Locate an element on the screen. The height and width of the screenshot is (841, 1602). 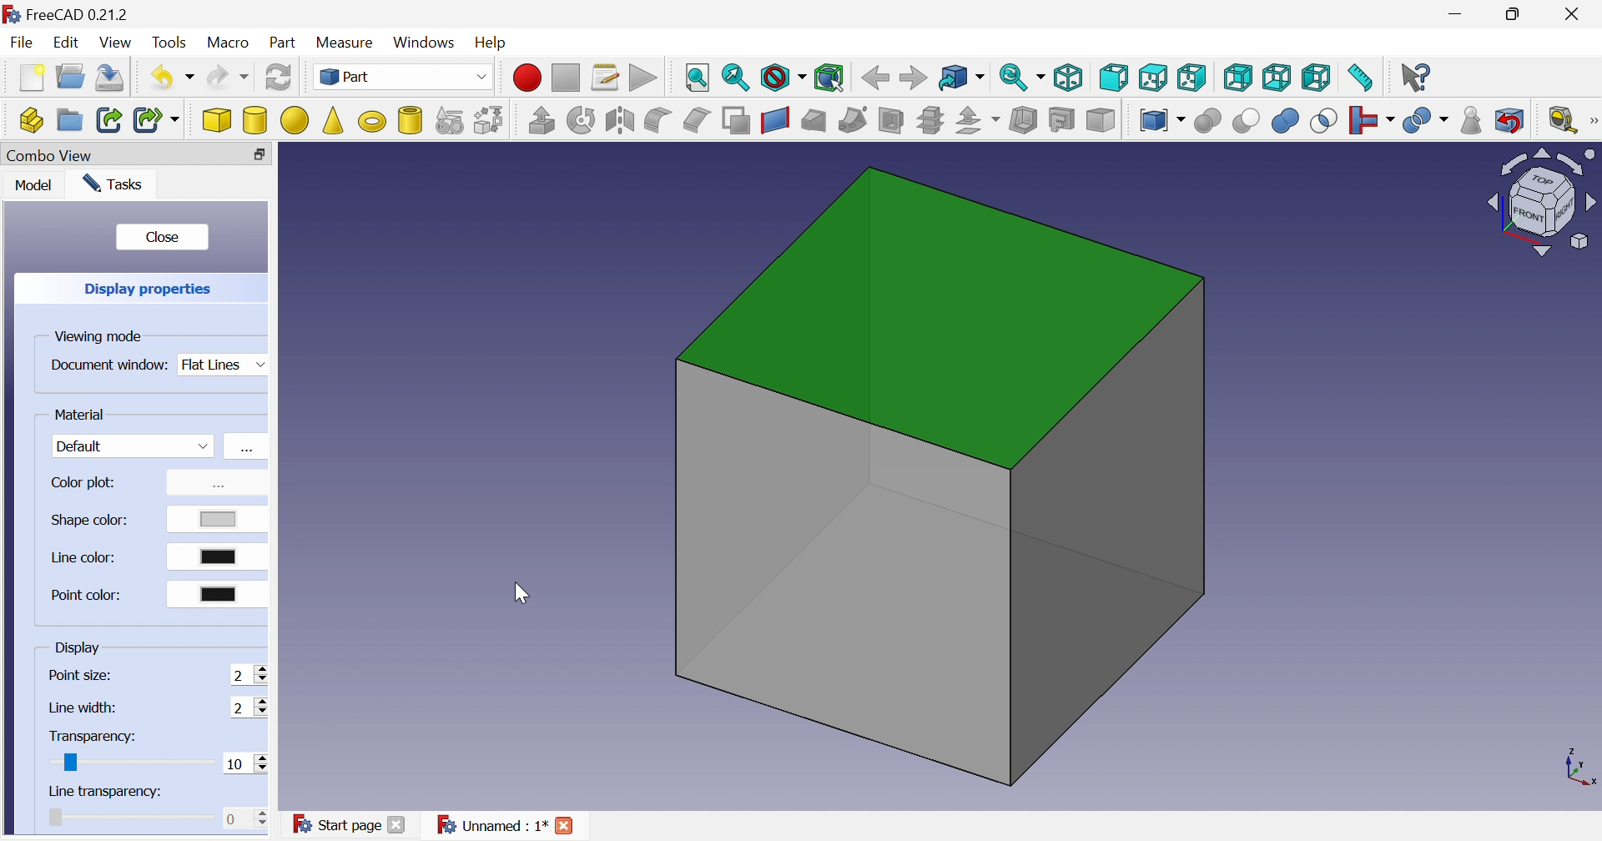
Color properties is located at coordinates (213, 486).